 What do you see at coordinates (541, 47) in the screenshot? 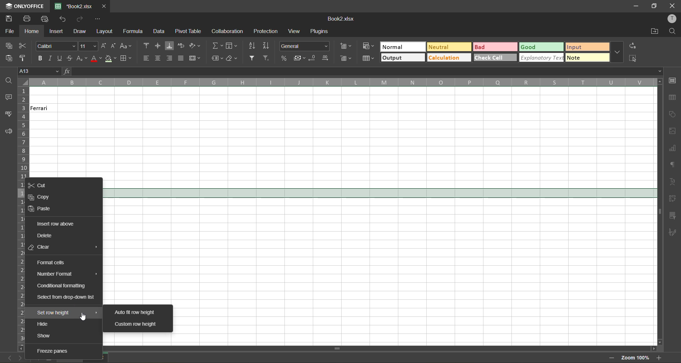
I see `good` at bounding box center [541, 47].